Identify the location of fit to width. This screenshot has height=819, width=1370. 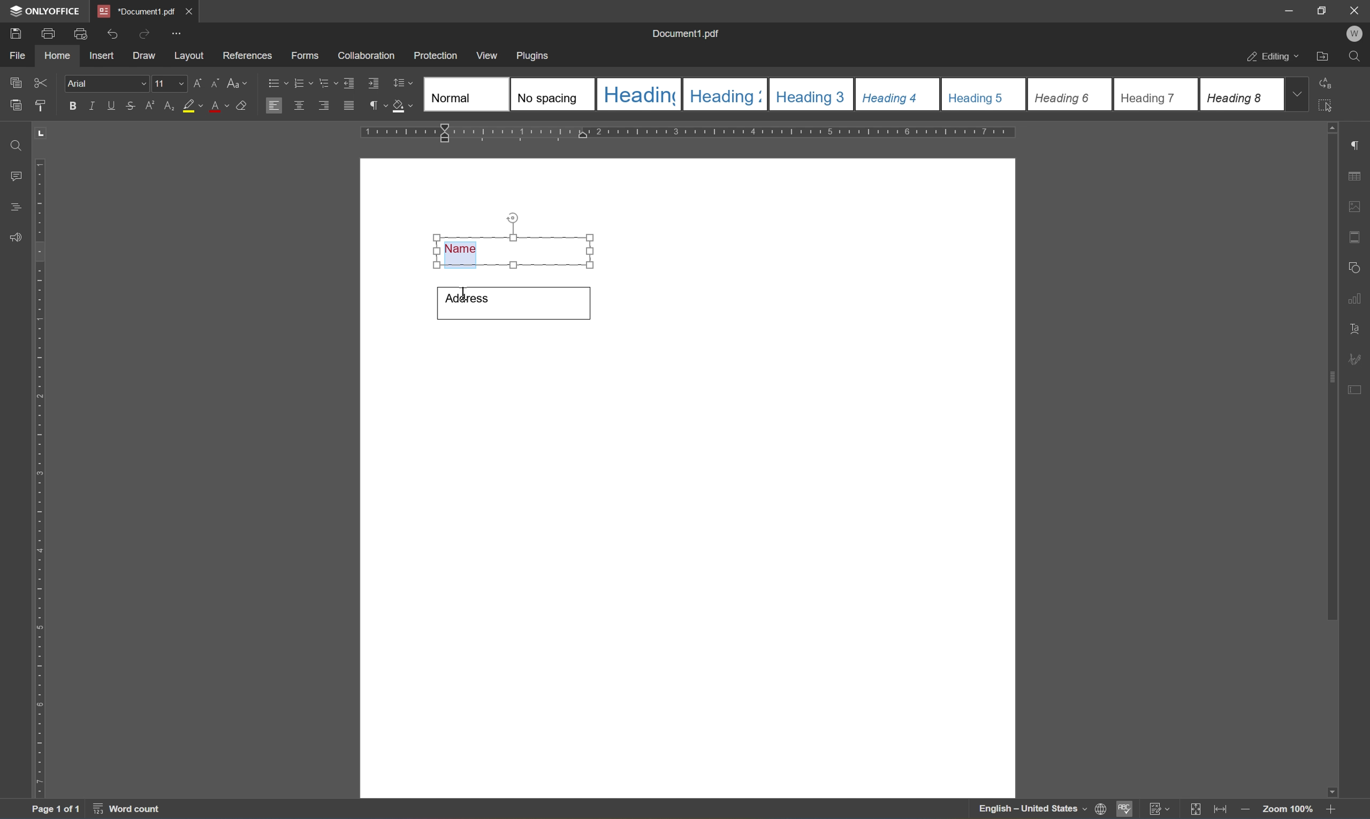
(1219, 811).